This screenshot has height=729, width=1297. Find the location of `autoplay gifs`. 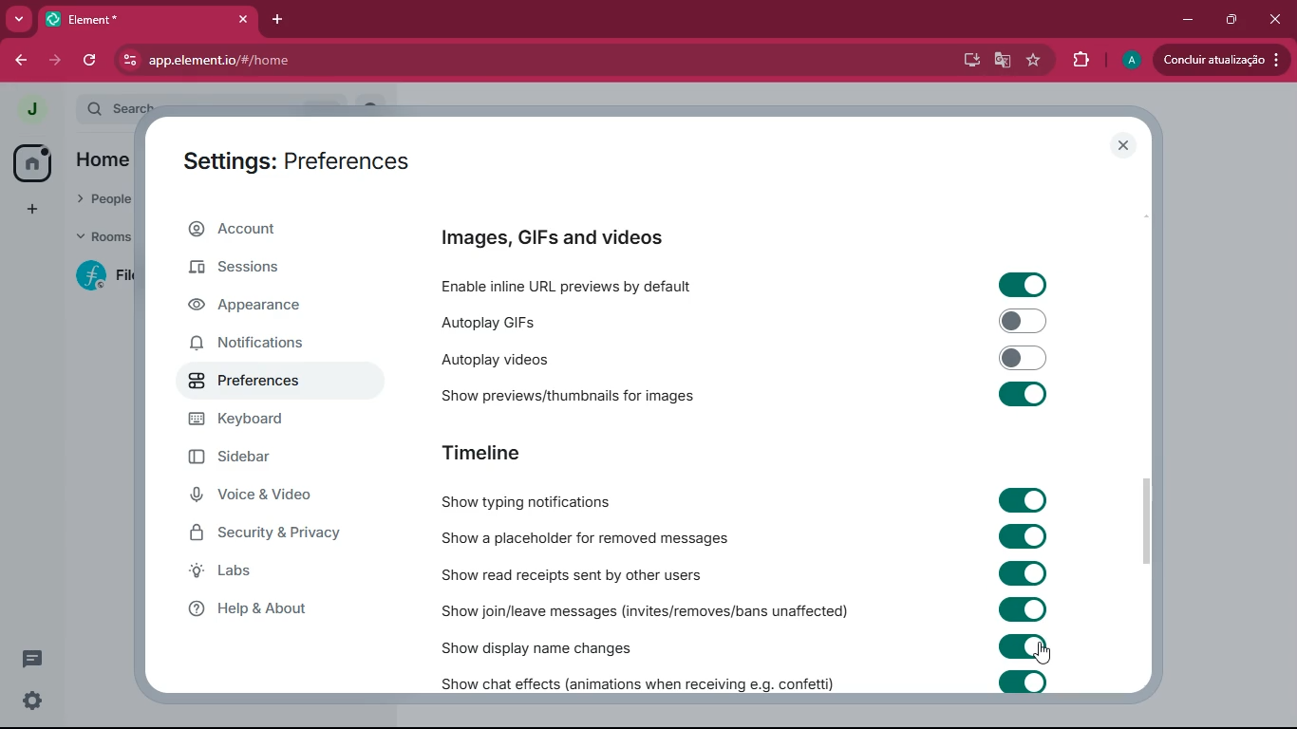

autoplay gifs is located at coordinates (557, 321).